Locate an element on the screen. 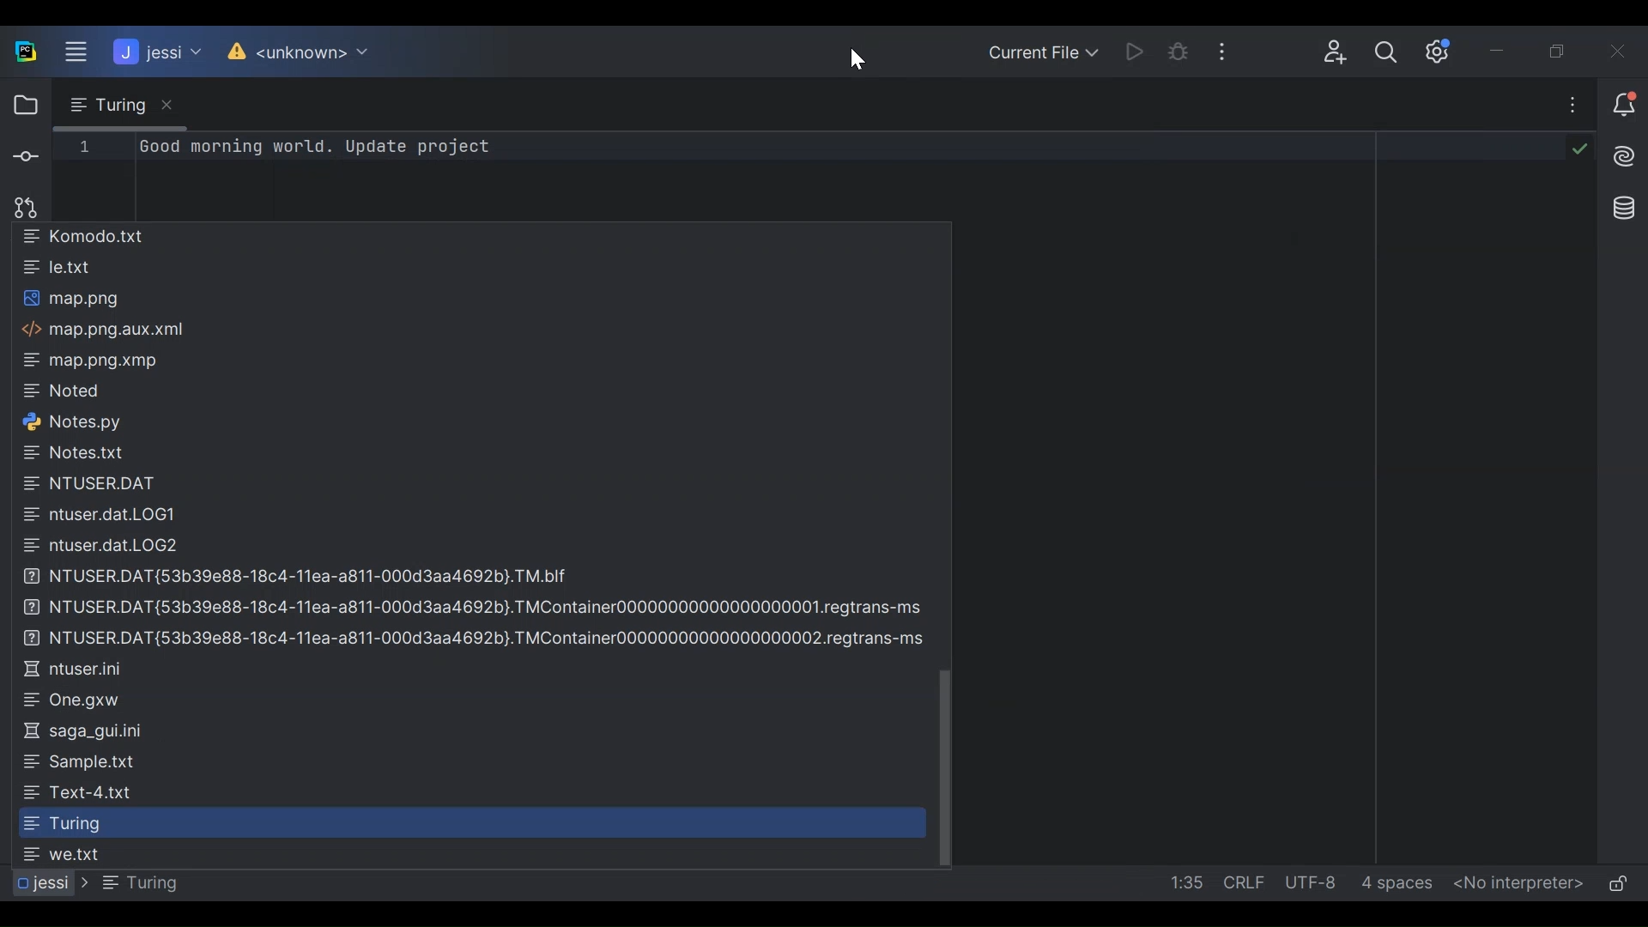 The width and height of the screenshot is (1648, 927). No interpreters is located at coordinates (1515, 885).